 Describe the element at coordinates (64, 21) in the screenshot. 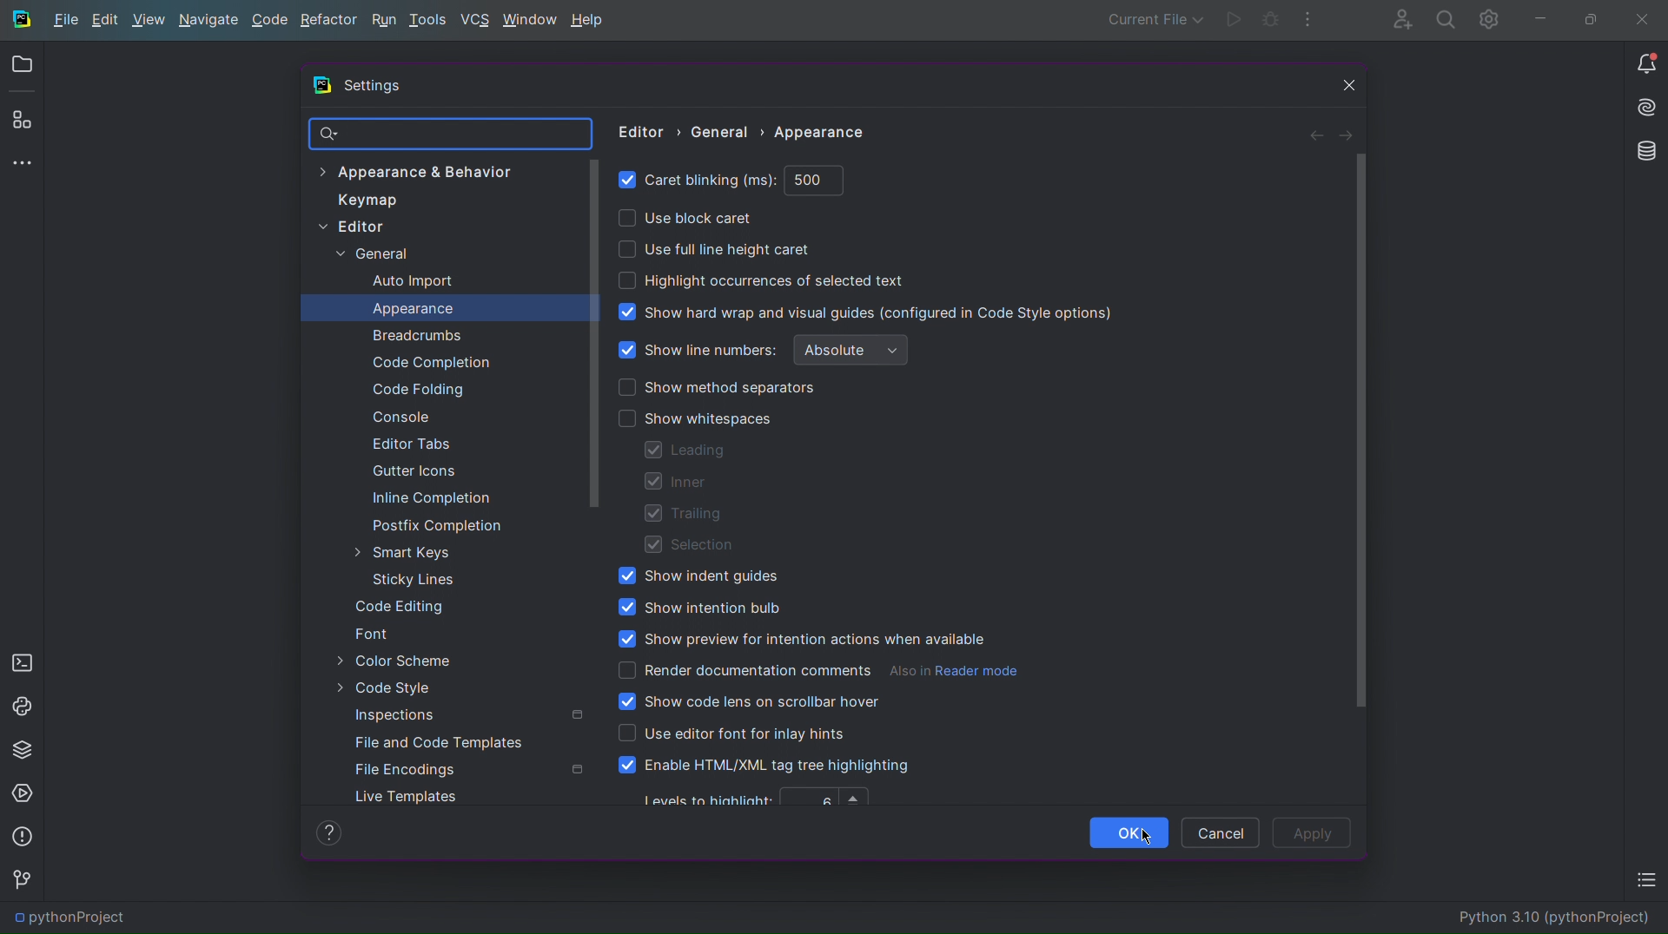

I see `File` at that location.